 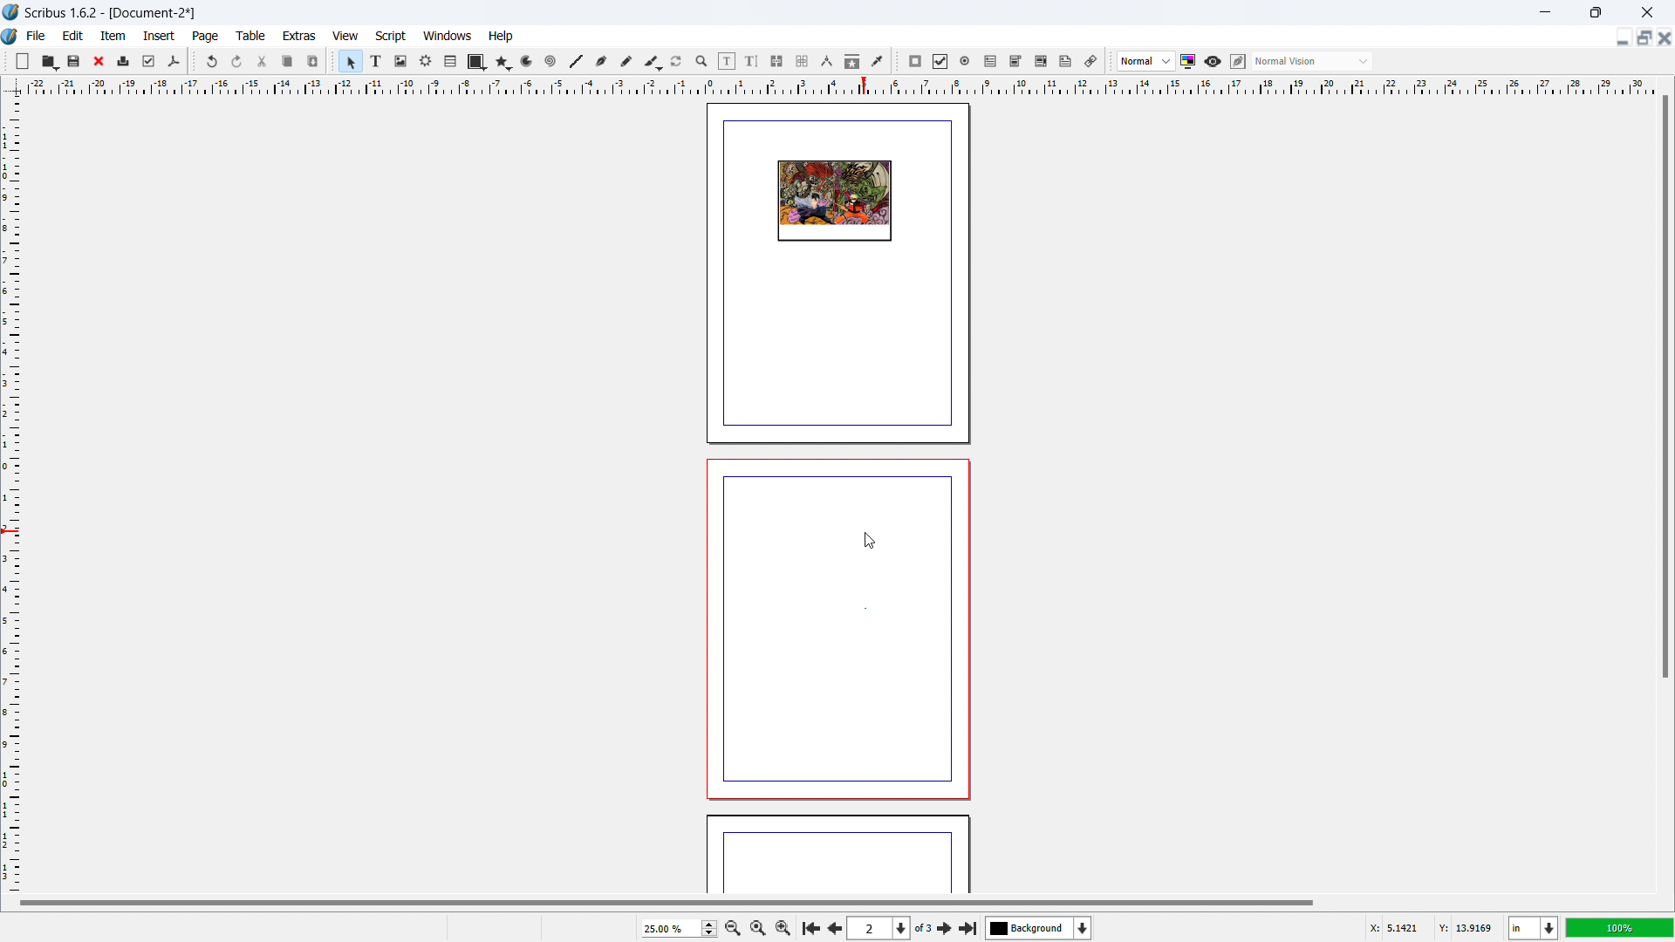 I want to click on edit, so click(x=73, y=36).